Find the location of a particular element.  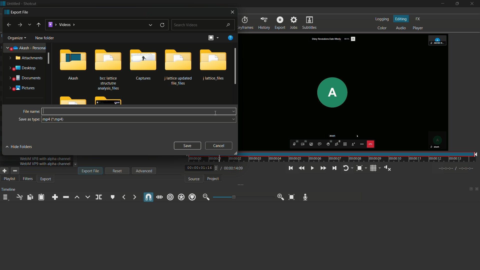

folder-4 is located at coordinates (178, 66).